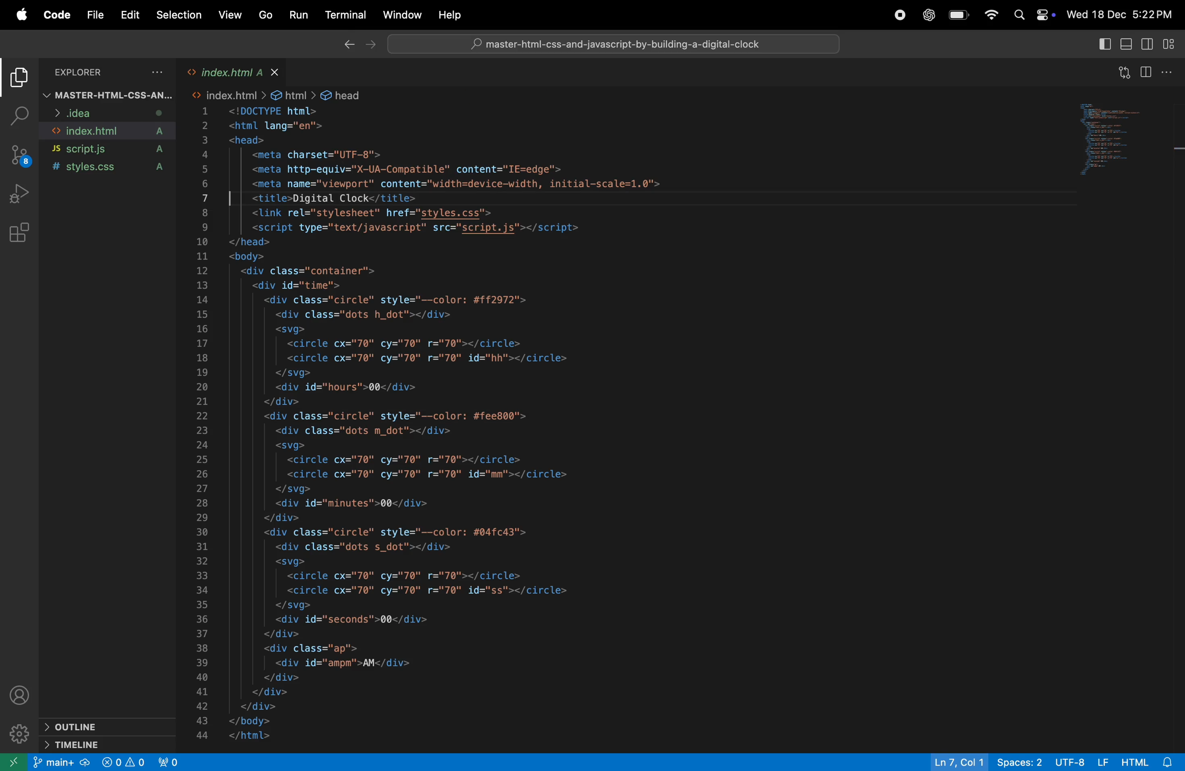 Image resolution: width=1185 pixels, height=771 pixels. What do you see at coordinates (200, 422) in the screenshot?
I see `line number` at bounding box center [200, 422].